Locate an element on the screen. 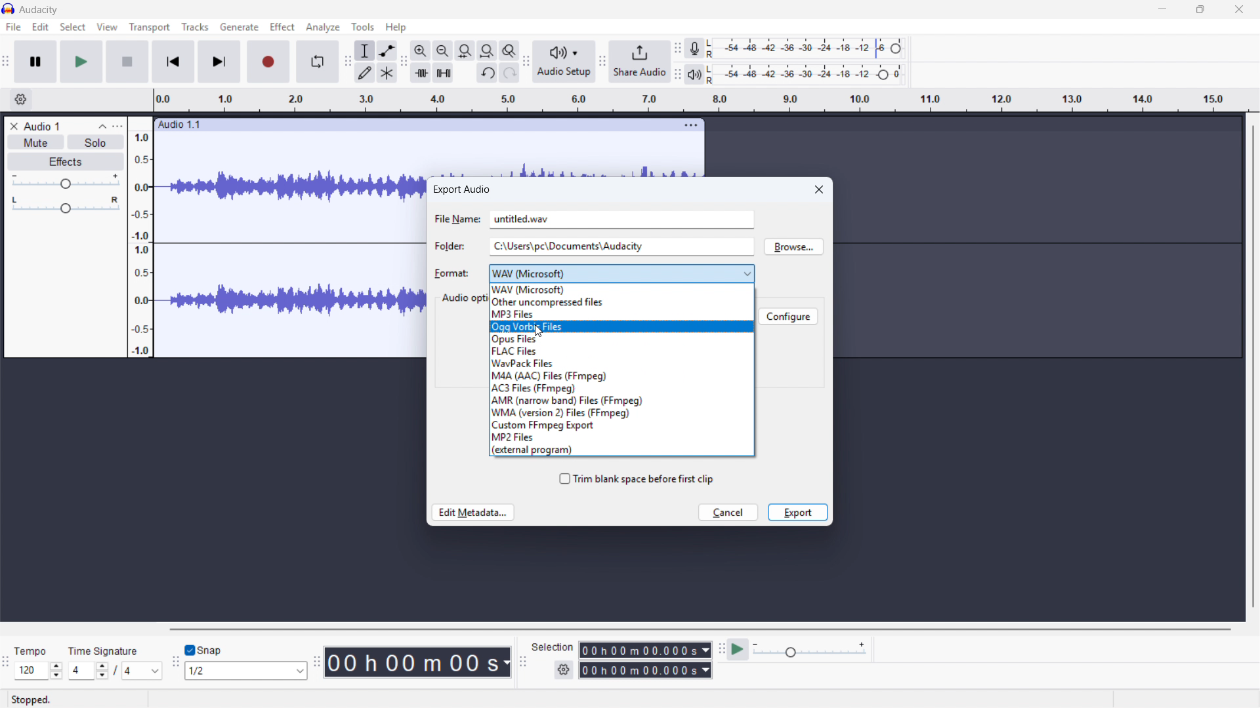 This screenshot has height=708, width=1260. Selection start time  is located at coordinates (644, 650).